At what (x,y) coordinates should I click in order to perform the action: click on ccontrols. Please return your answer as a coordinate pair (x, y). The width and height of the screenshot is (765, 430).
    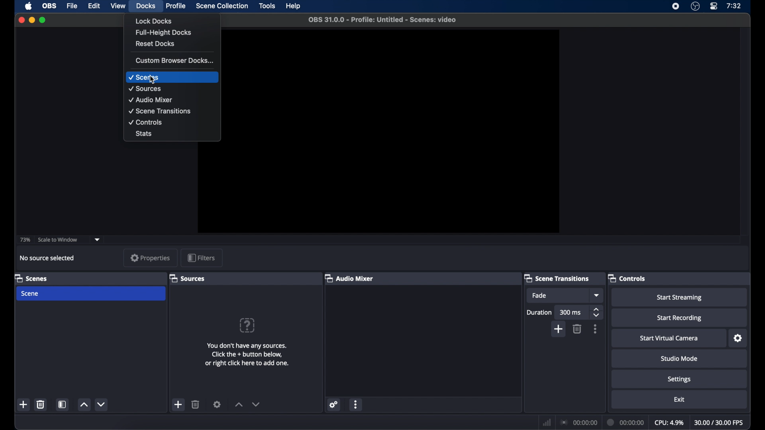
    Looking at the image, I should click on (146, 122).